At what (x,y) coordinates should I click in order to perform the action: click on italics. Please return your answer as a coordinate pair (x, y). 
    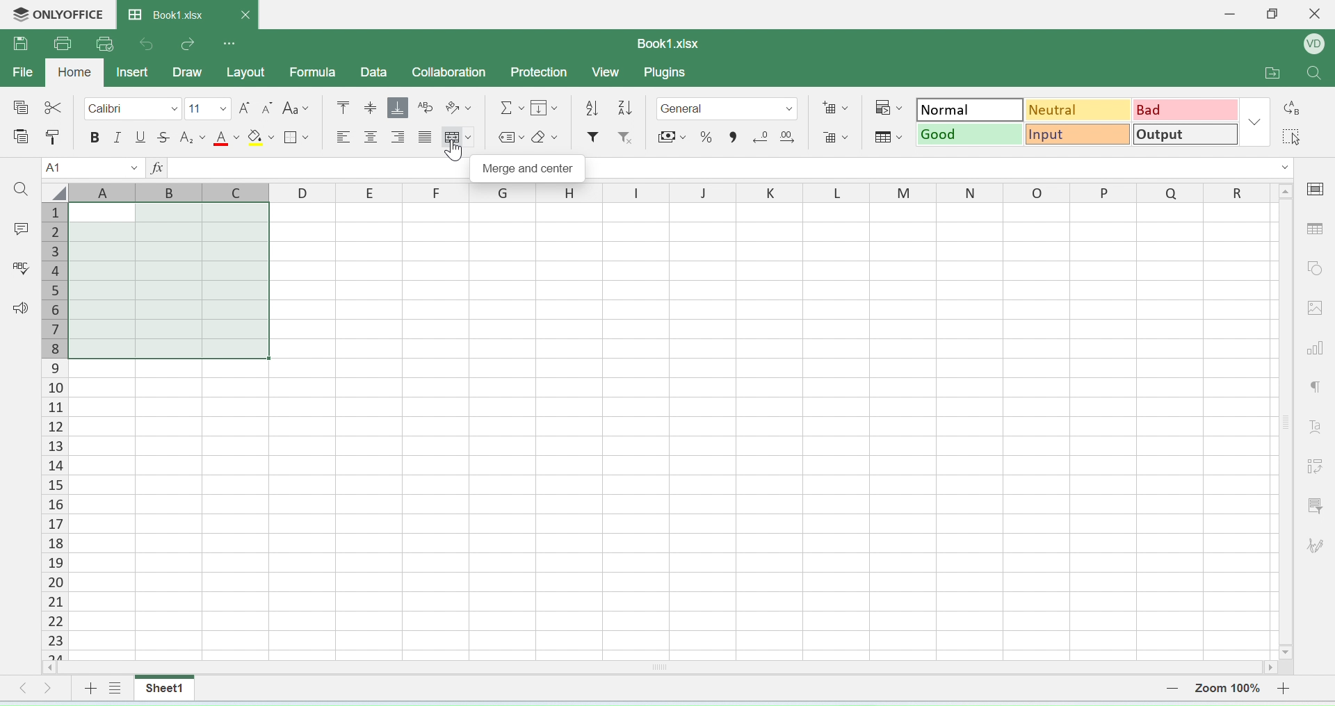
    Looking at the image, I should click on (118, 138).